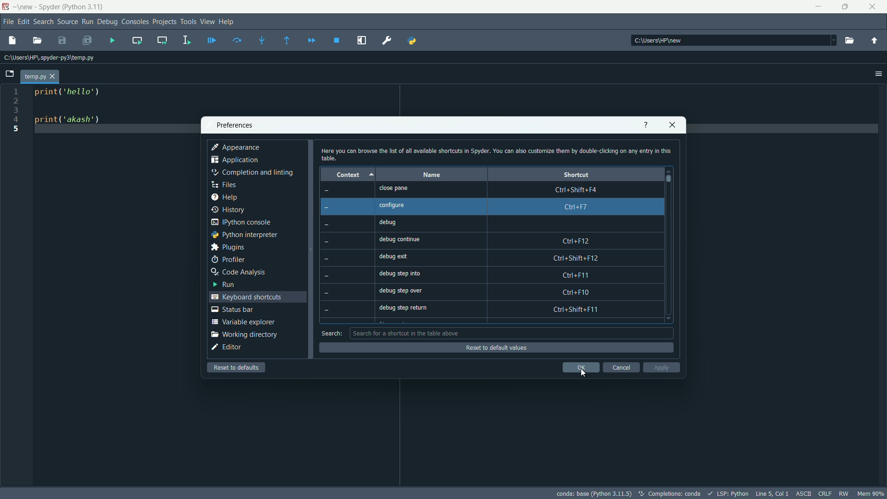  I want to click on preferences, so click(232, 126).